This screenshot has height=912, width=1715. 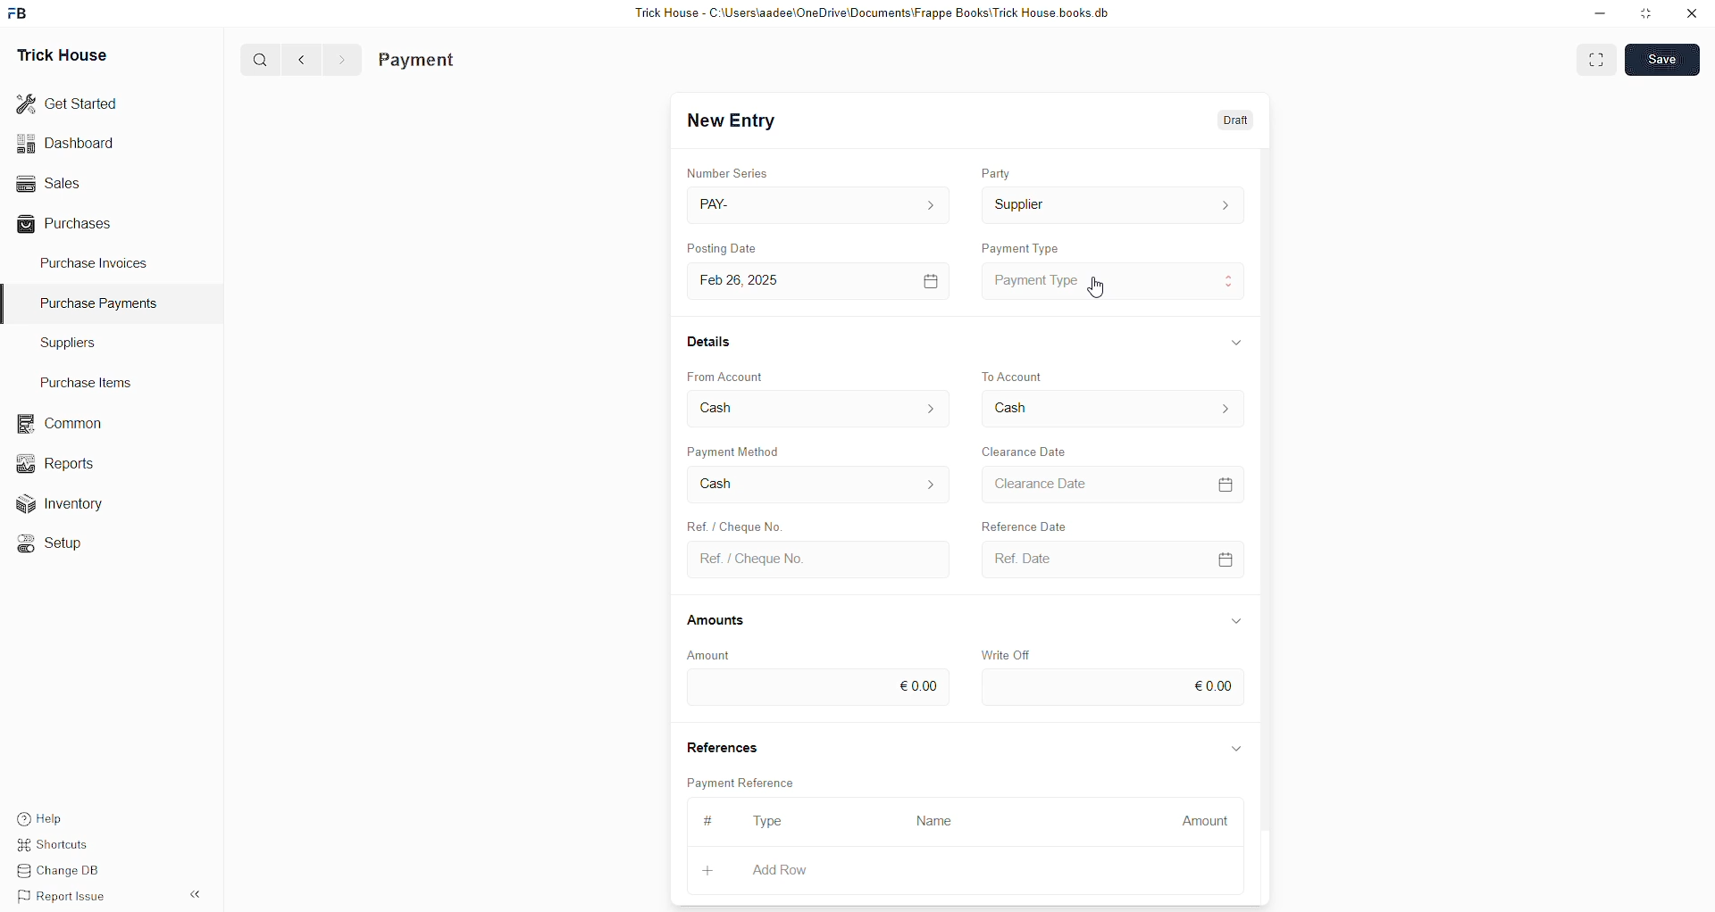 I want to click on Inventory, so click(x=61, y=502).